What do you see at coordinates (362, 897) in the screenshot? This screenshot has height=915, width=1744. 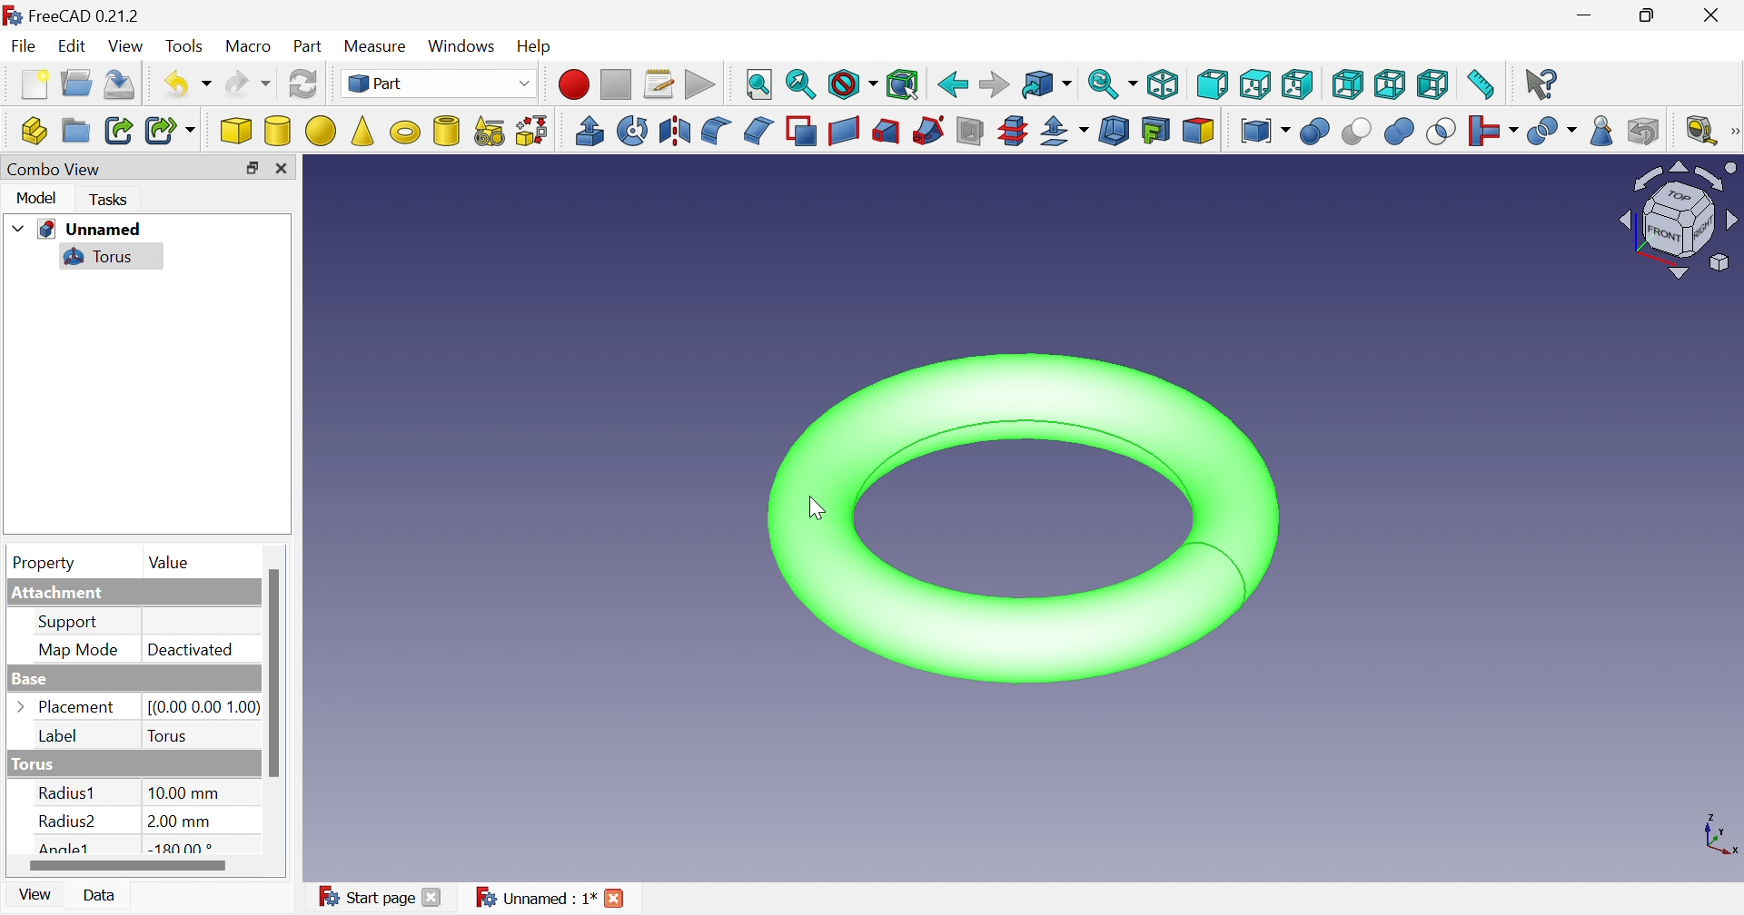 I see `Start  page` at bounding box center [362, 897].